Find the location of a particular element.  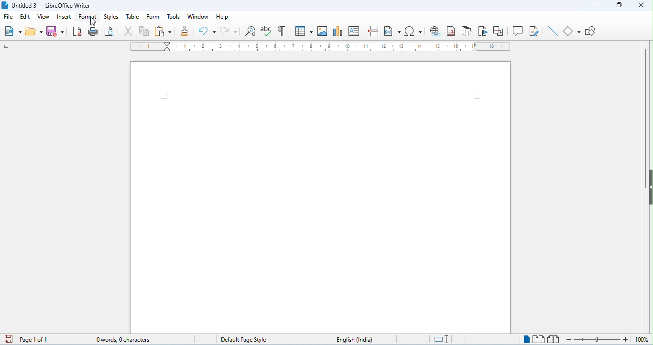

bookview is located at coordinates (555, 339).